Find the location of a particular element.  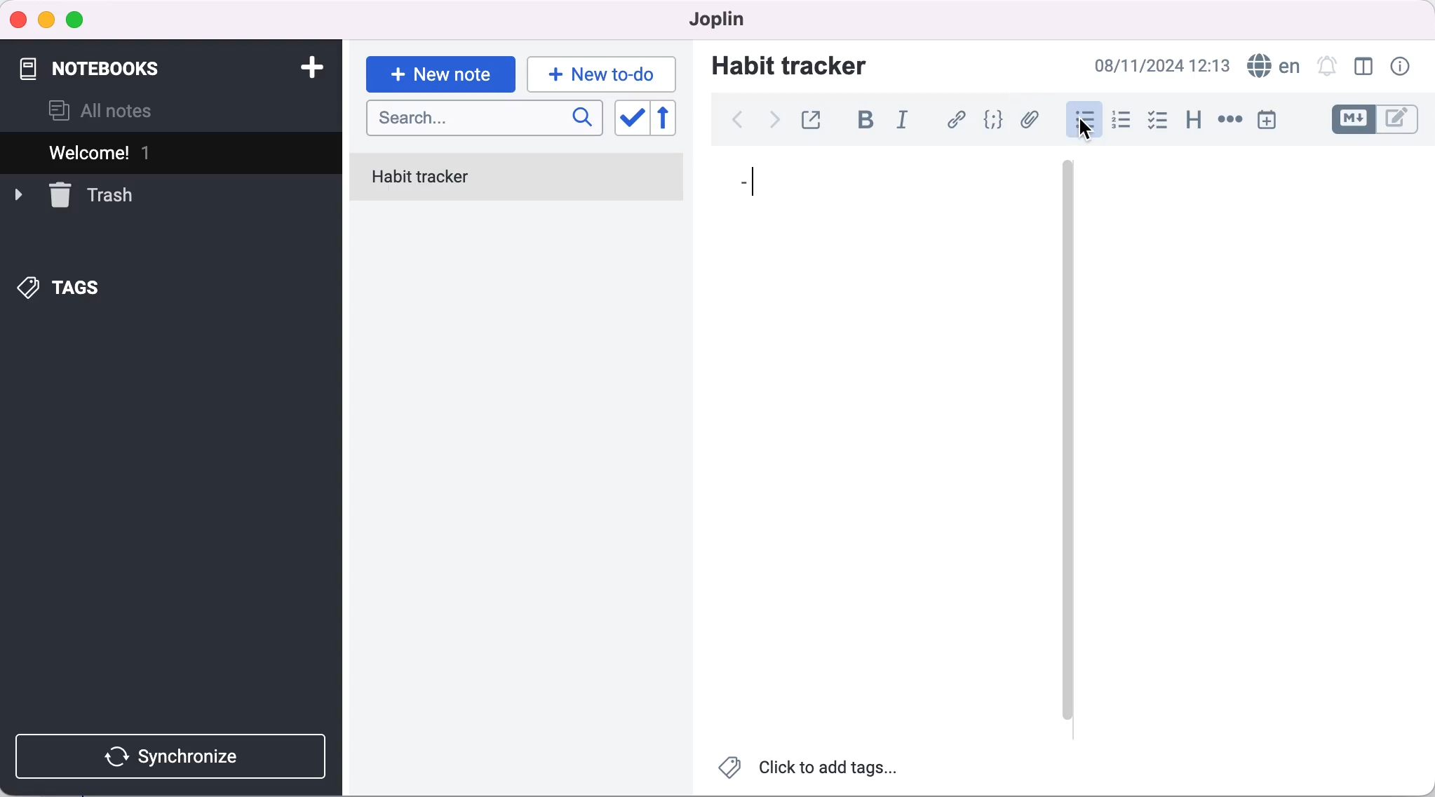

click to add tags is located at coordinates (810, 771).